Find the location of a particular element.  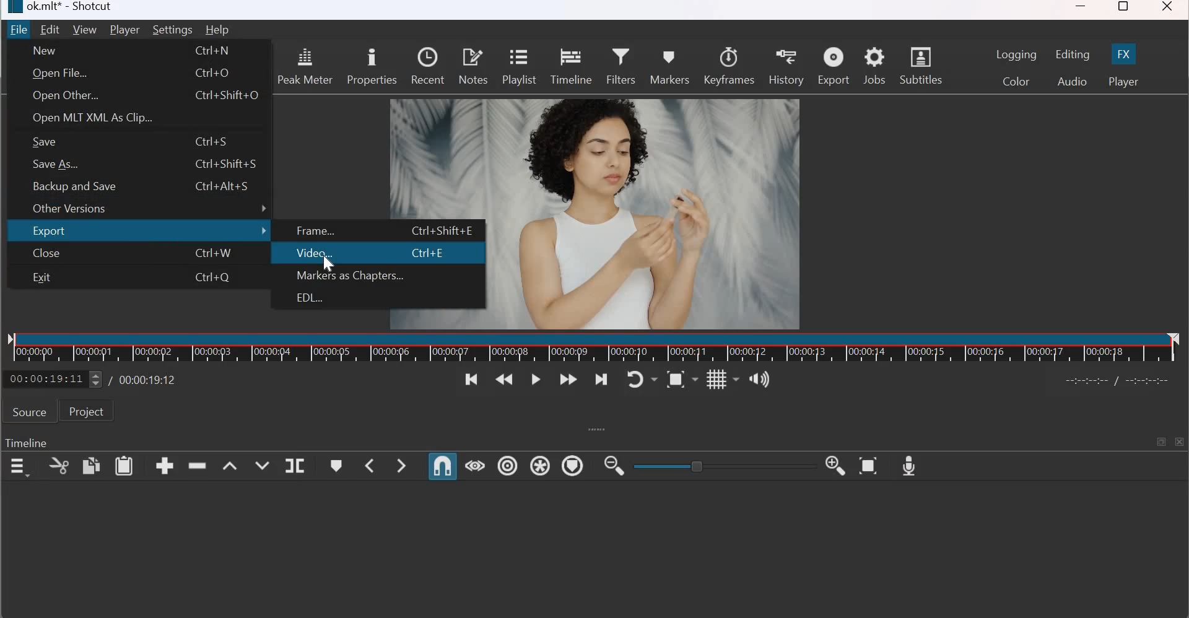

Toggle player looping is located at coordinates (642, 379).